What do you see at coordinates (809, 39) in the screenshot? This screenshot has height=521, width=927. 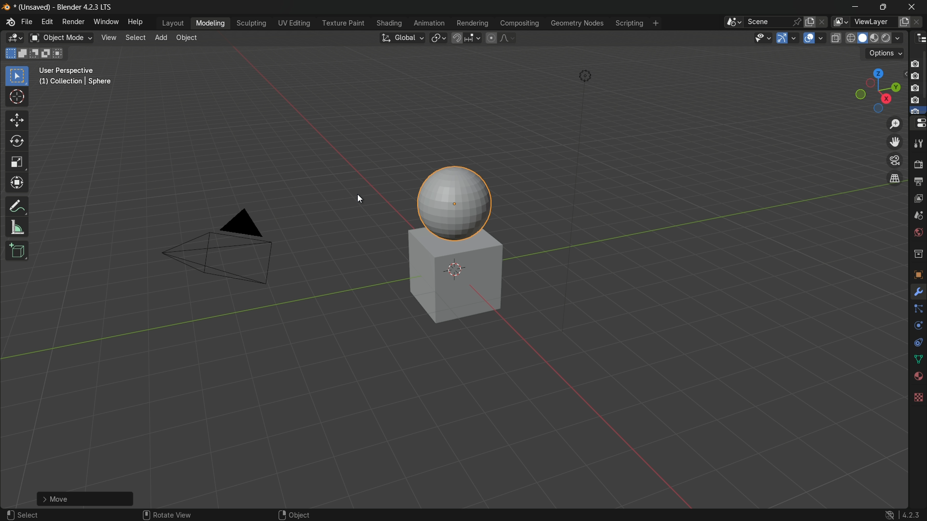 I see `show overlay` at bounding box center [809, 39].